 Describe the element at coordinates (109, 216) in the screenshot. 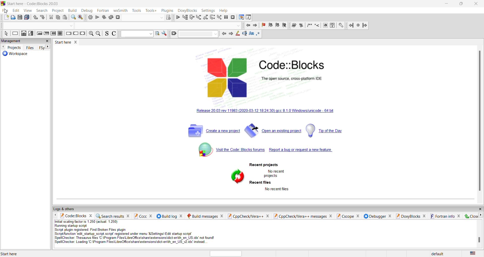

I see `search result pane` at that location.